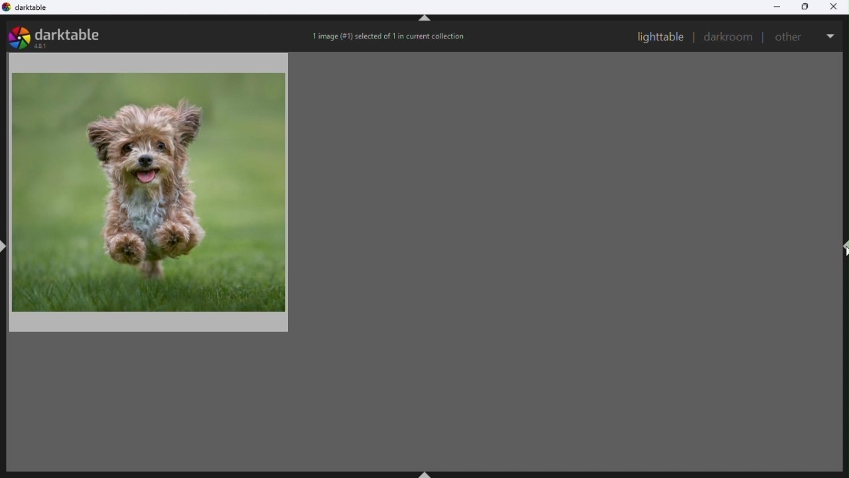  What do you see at coordinates (807, 8) in the screenshot?
I see `Restore` at bounding box center [807, 8].